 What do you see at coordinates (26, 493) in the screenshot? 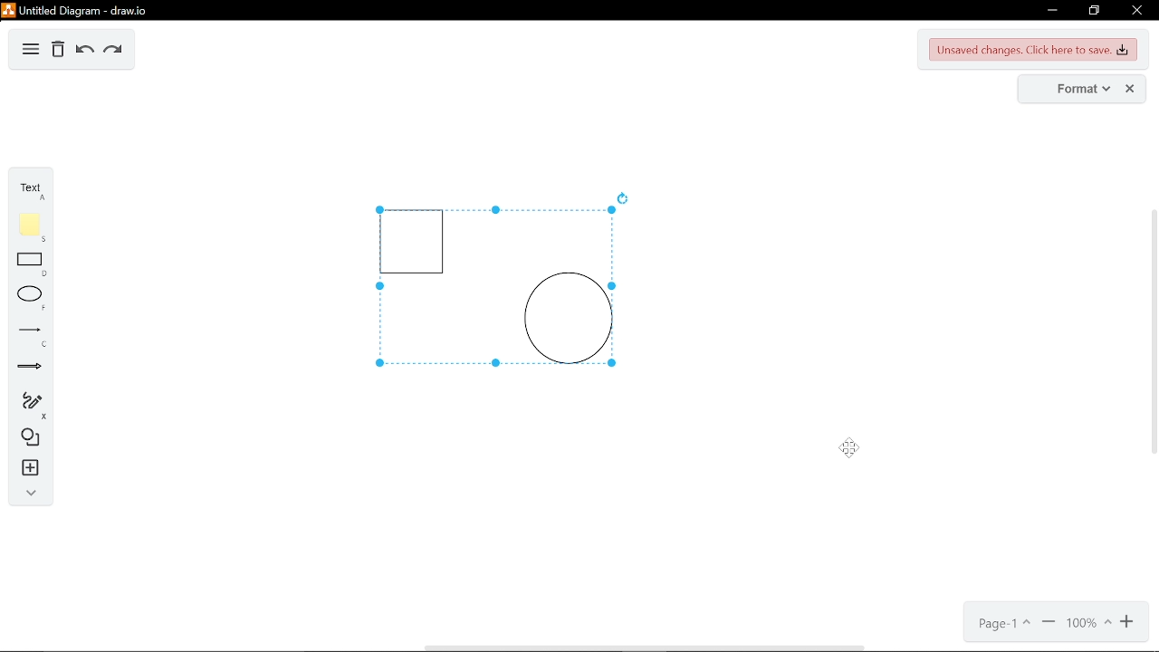
I see `collapse` at bounding box center [26, 493].